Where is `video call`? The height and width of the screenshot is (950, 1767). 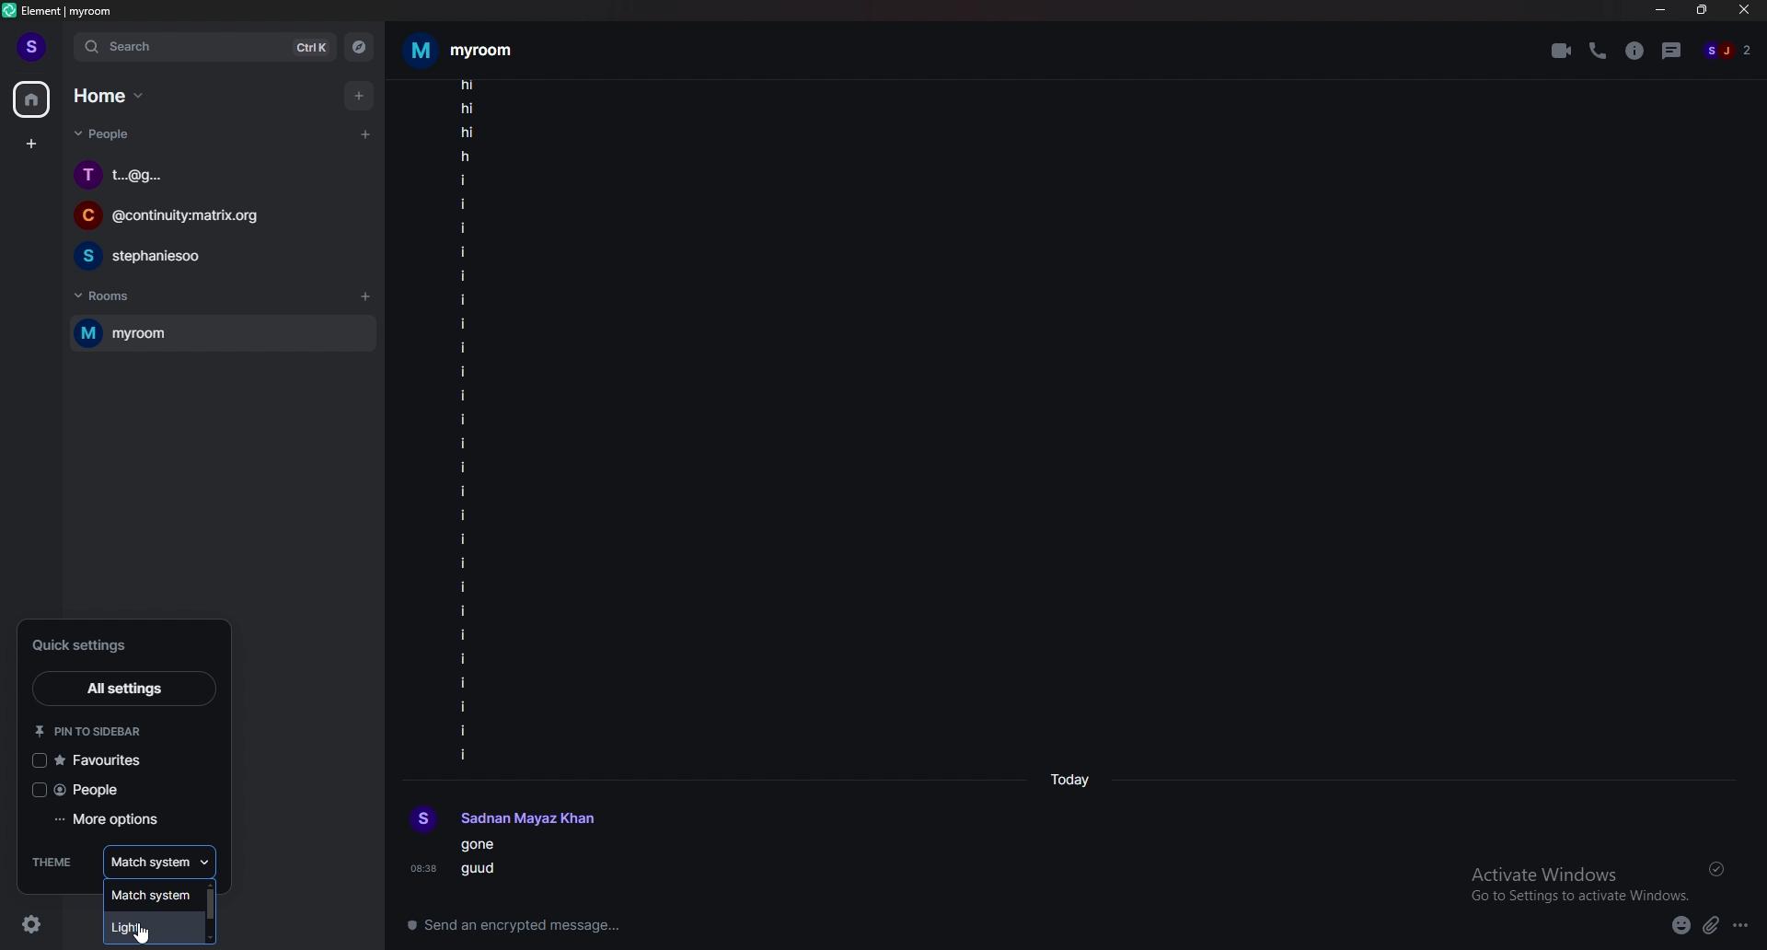
video call is located at coordinates (1562, 50).